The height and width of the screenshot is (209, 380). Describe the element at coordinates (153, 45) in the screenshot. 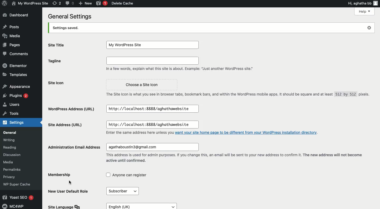

I see `My wordpress site` at that location.